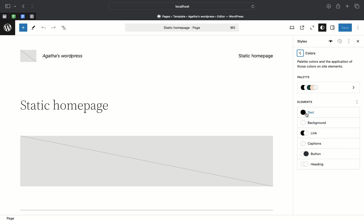 This screenshot has height=221, width=364. Describe the element at coordinates (345, 28) in the screenshot. I see `Save` at that location.